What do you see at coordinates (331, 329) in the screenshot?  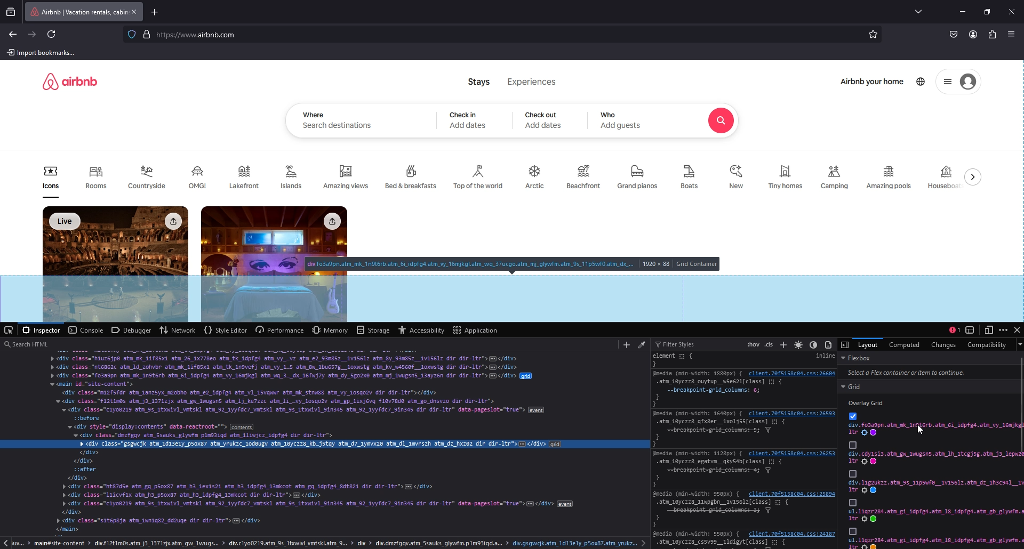 I see `memory` at bounding box center [331, 329].